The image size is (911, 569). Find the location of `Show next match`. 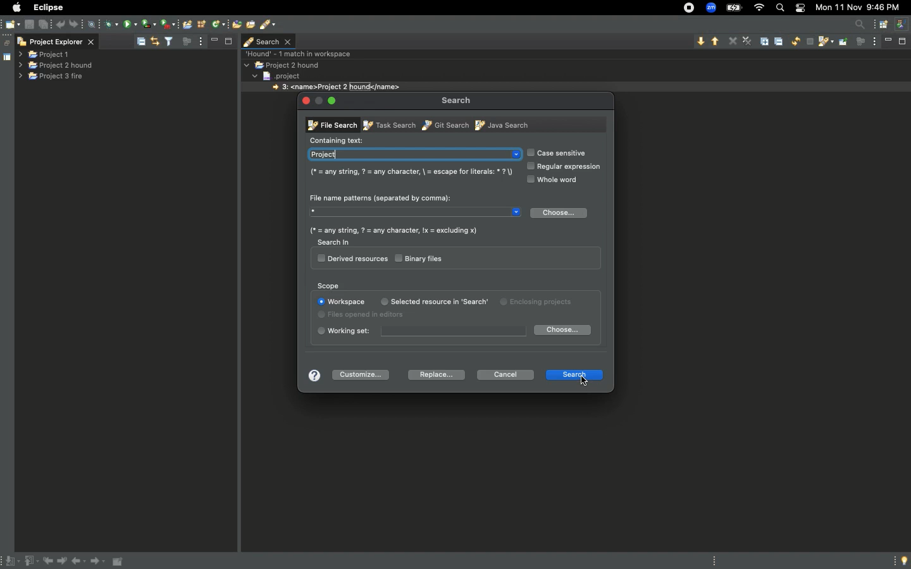

Show next match is located at coordinates (700, 41).